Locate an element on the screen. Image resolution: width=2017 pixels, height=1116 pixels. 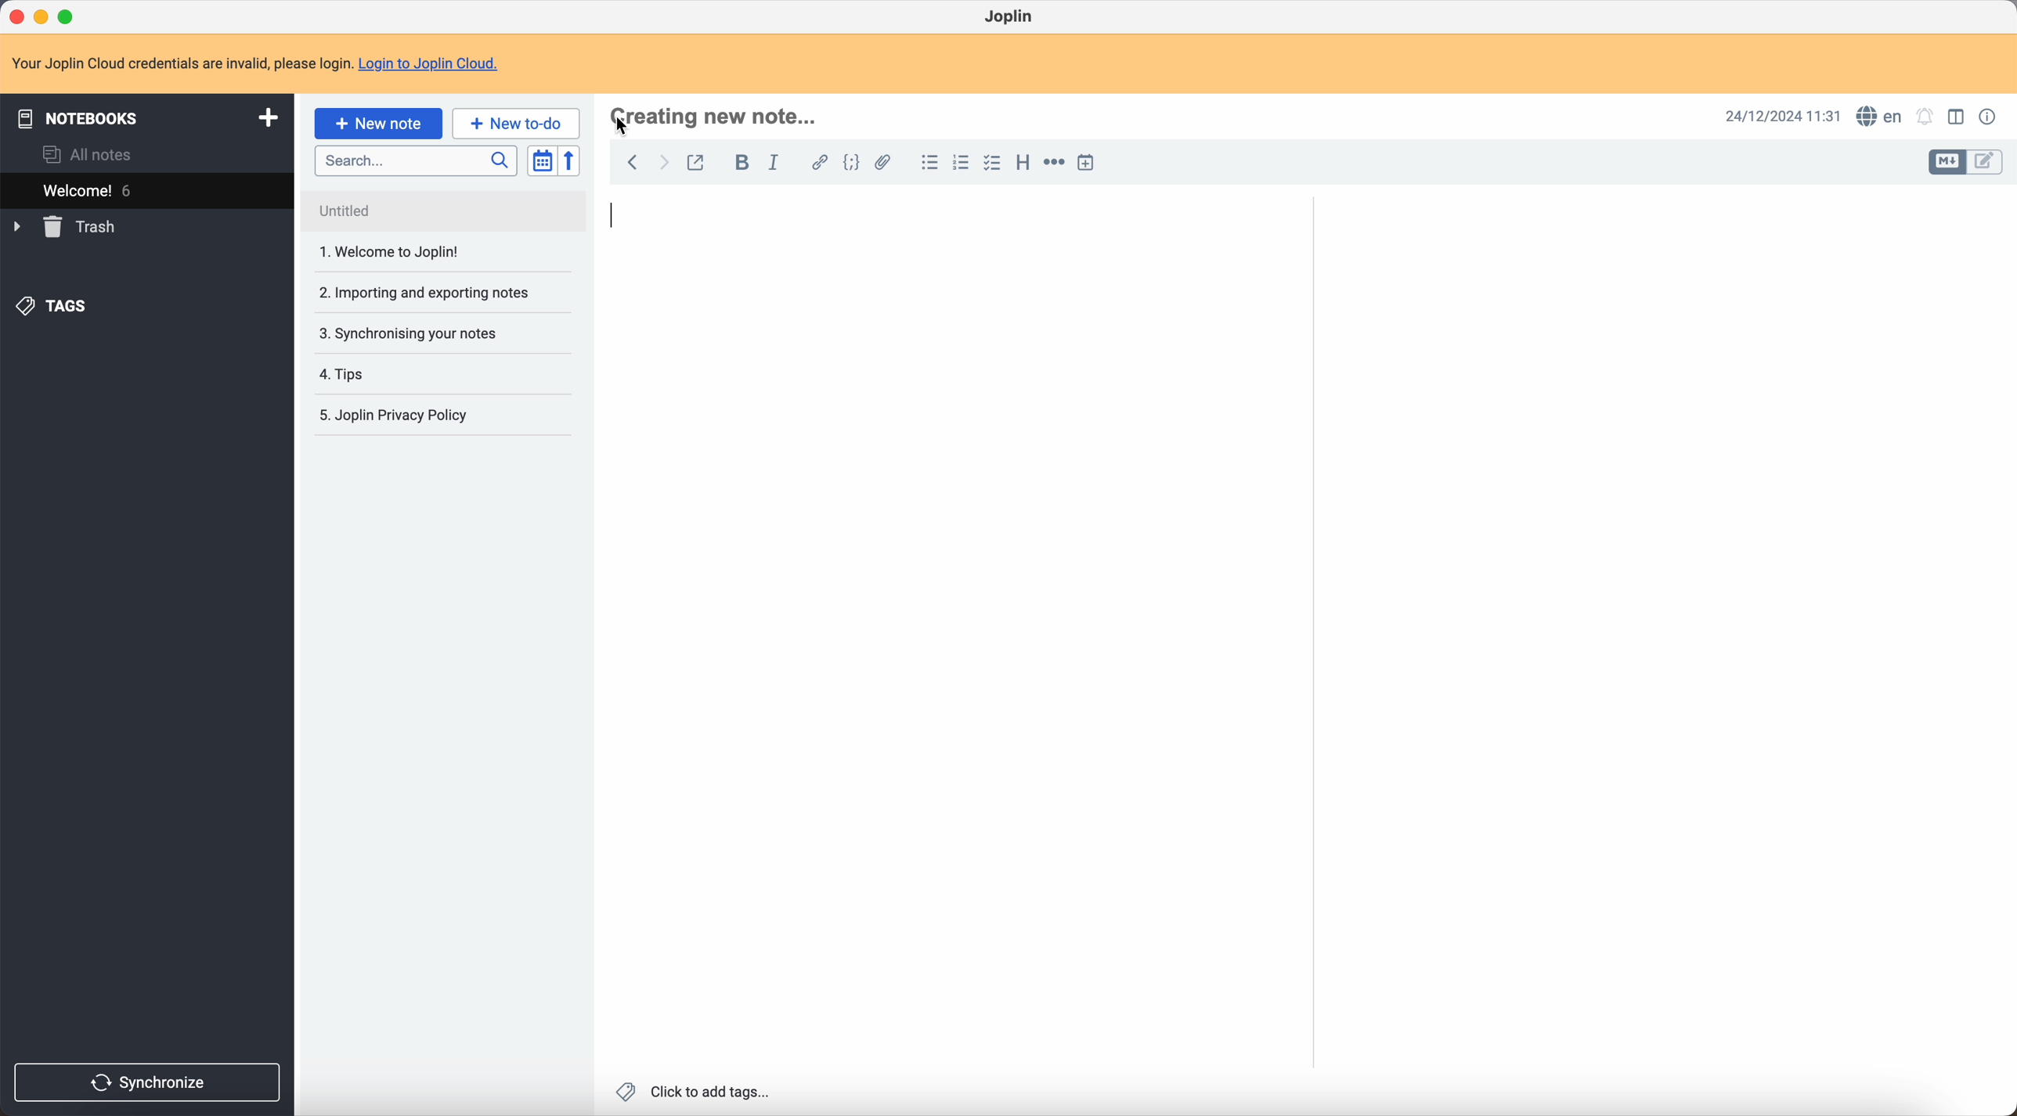
bold is located at coordinates (740, 163).